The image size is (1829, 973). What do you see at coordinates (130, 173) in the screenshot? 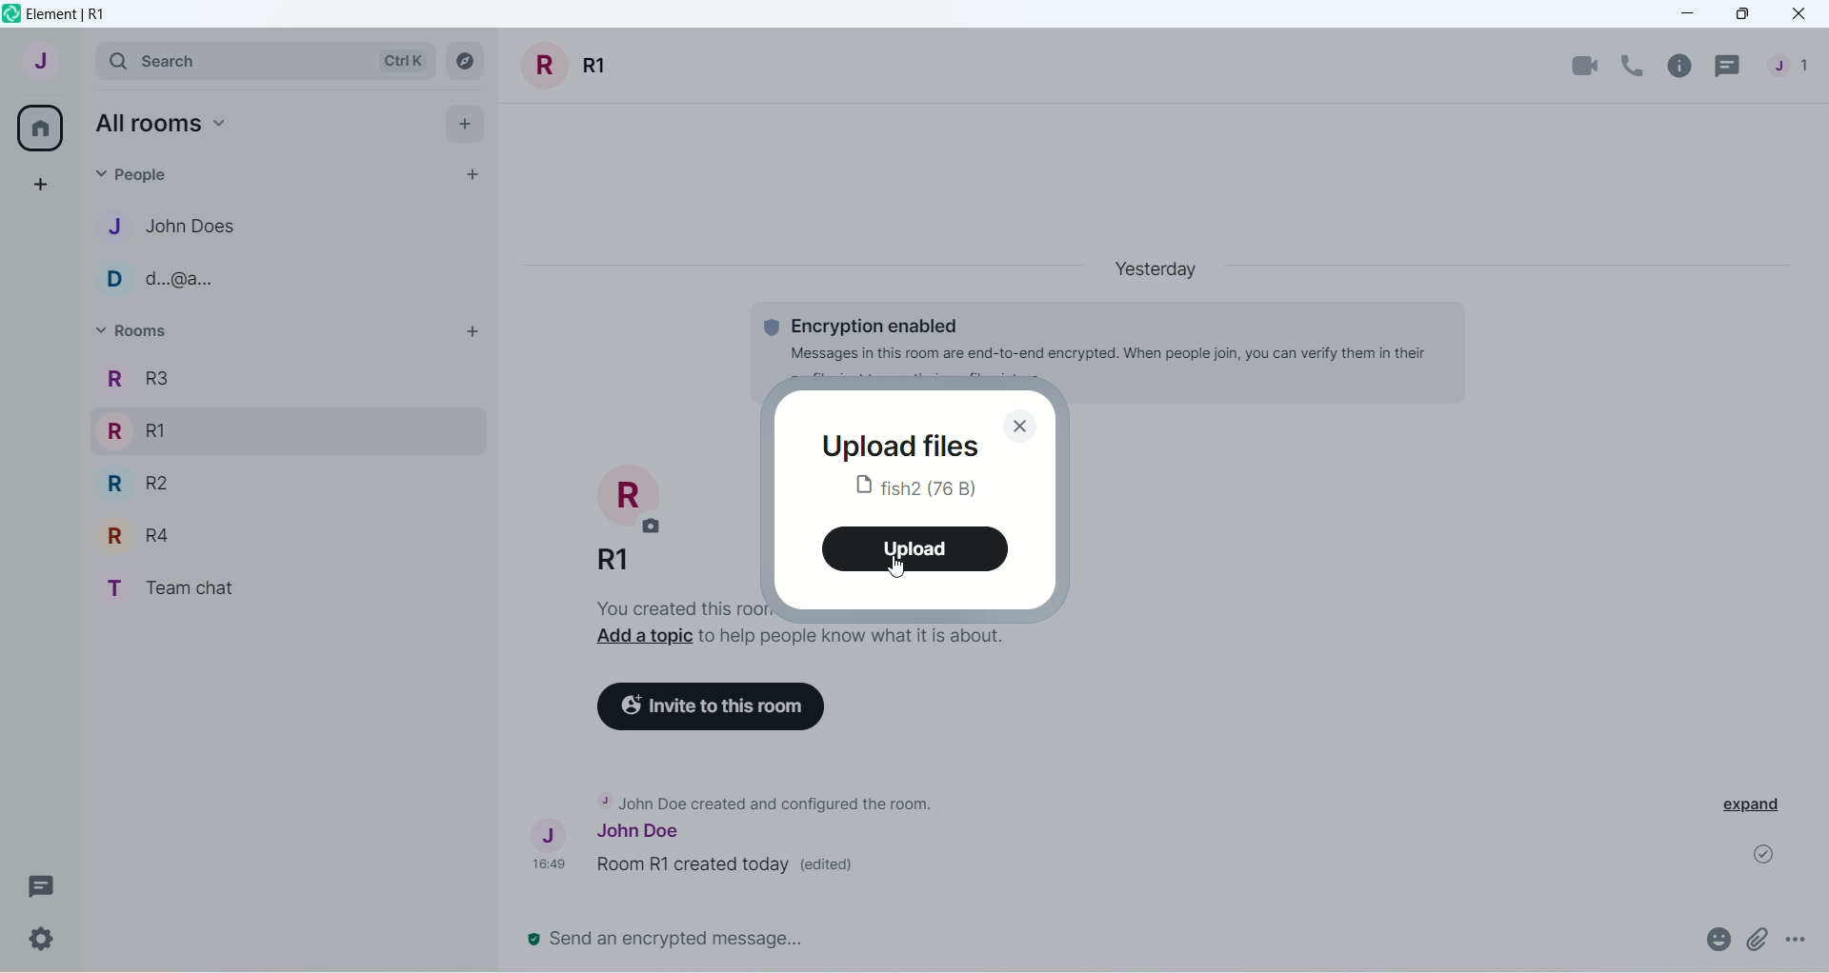
I see `people` at bounding box center [130, 173].